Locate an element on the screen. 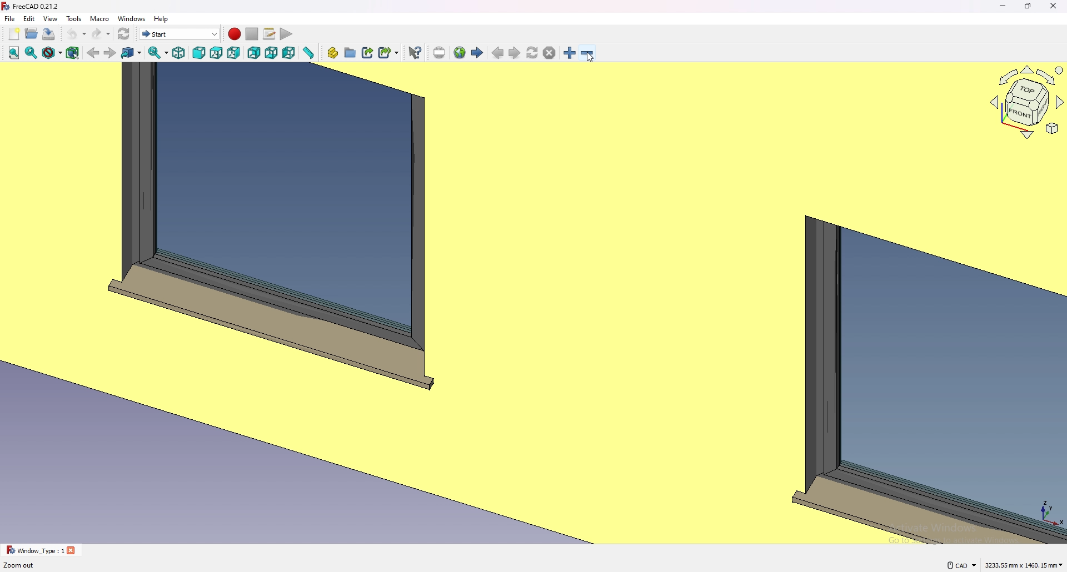  set url is located at coordinates (439, 53).